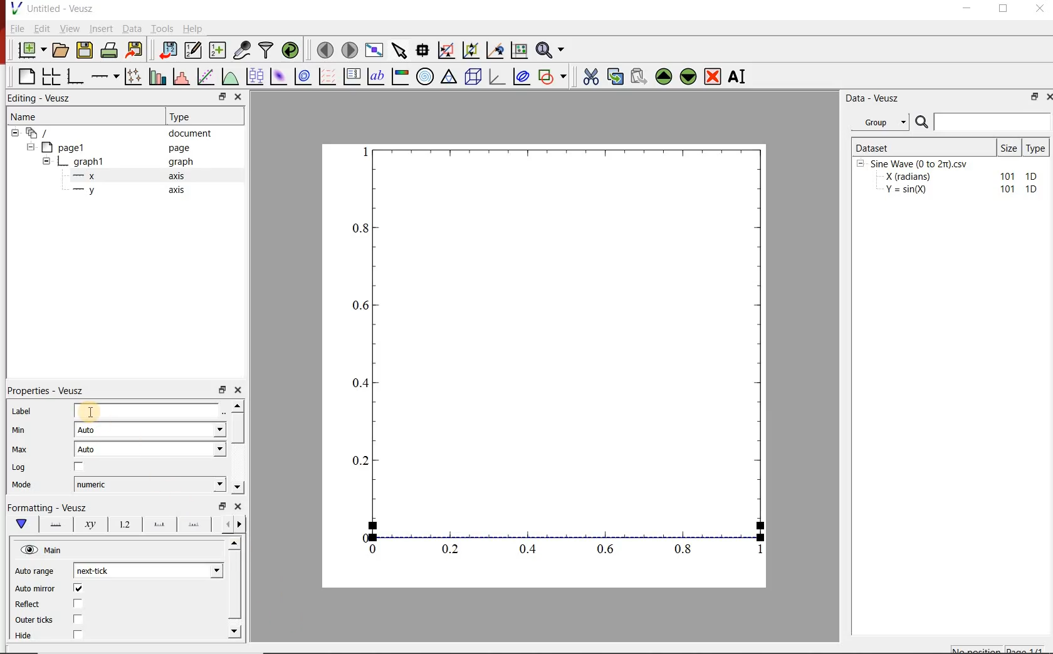 Image resolution: width=1053 pixels, height=654 pixels. I want to click on click to reset graphs, so click(519, 49).